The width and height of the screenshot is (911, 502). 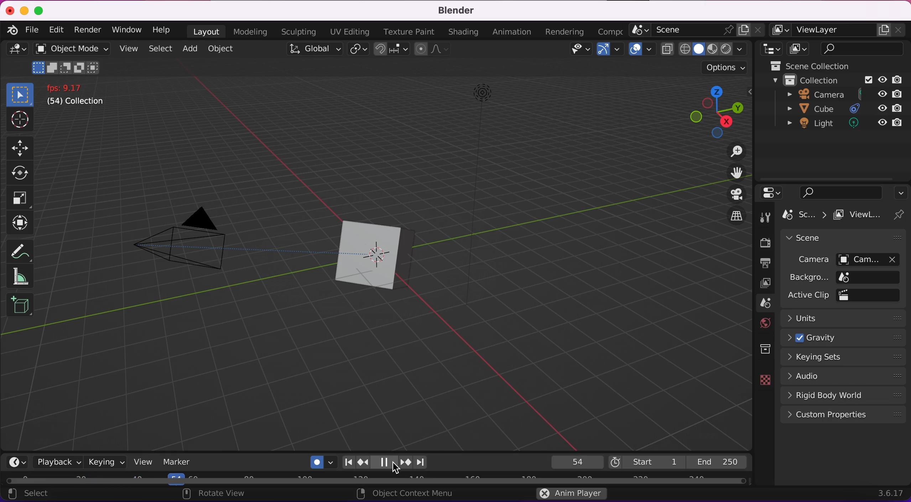 What do you see at coordinates (126, 47) in the screenshot?
I see `view` at bounding box center [126, 47].